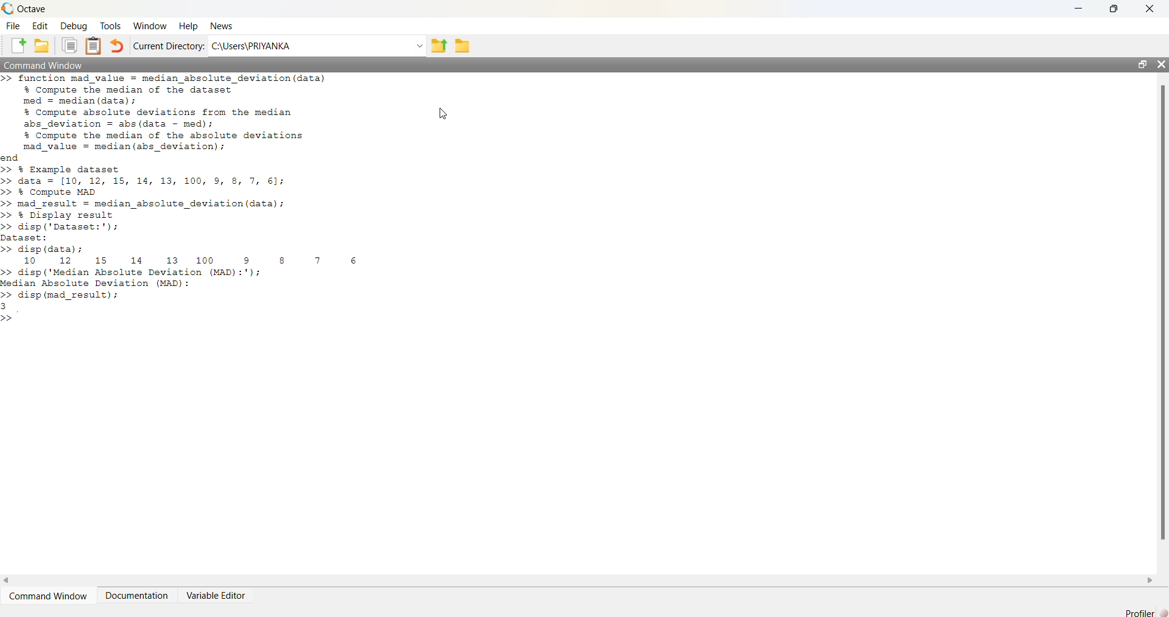  I want to click on Browse Directions, so click(463, 46).